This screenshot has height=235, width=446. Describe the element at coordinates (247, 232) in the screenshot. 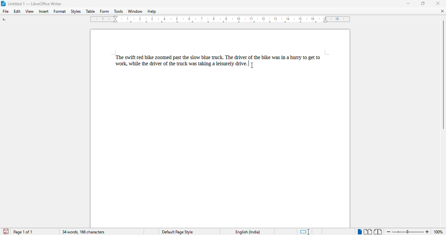

I see `English (India)` at that location.